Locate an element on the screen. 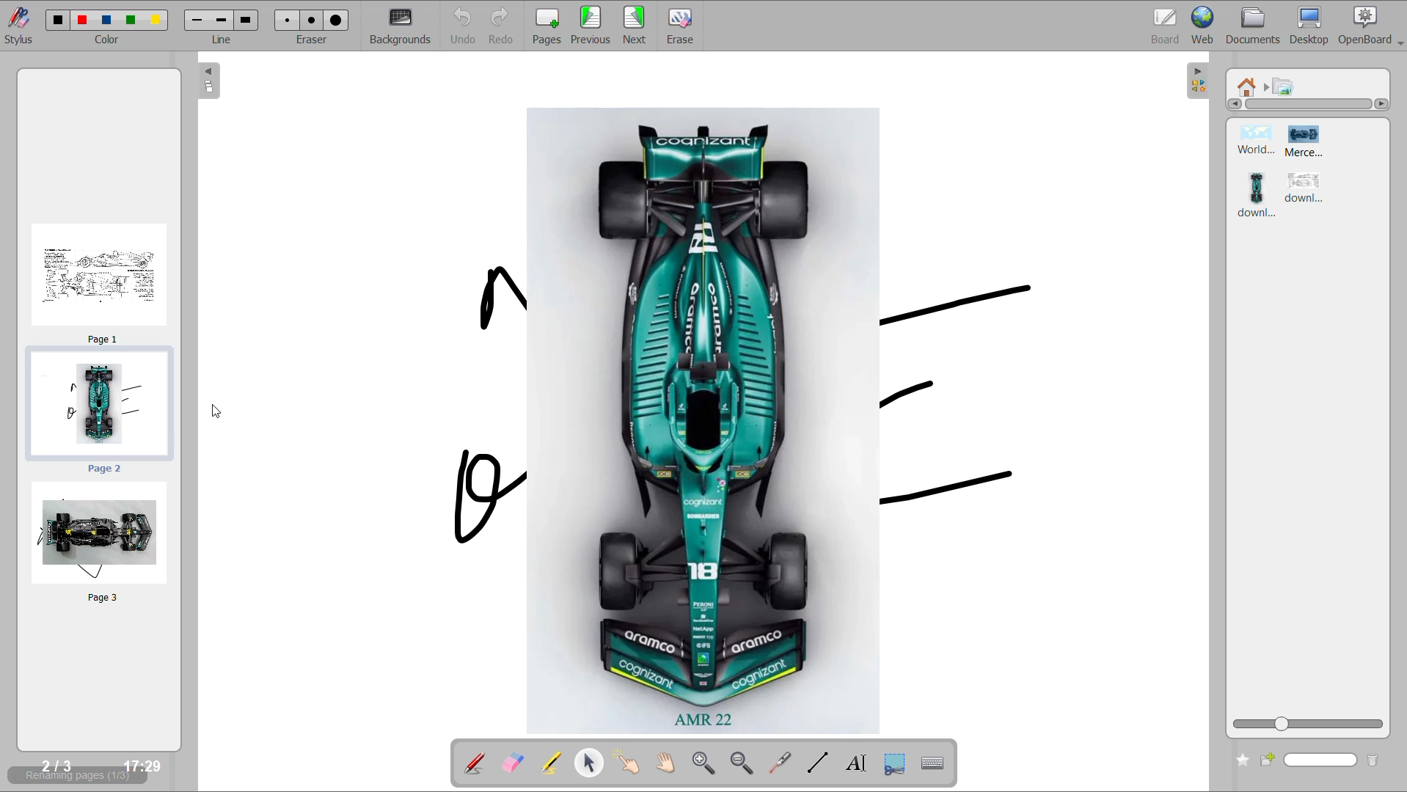 The image size is (1407, 792). interact with items is located at coordinates (629, 763).